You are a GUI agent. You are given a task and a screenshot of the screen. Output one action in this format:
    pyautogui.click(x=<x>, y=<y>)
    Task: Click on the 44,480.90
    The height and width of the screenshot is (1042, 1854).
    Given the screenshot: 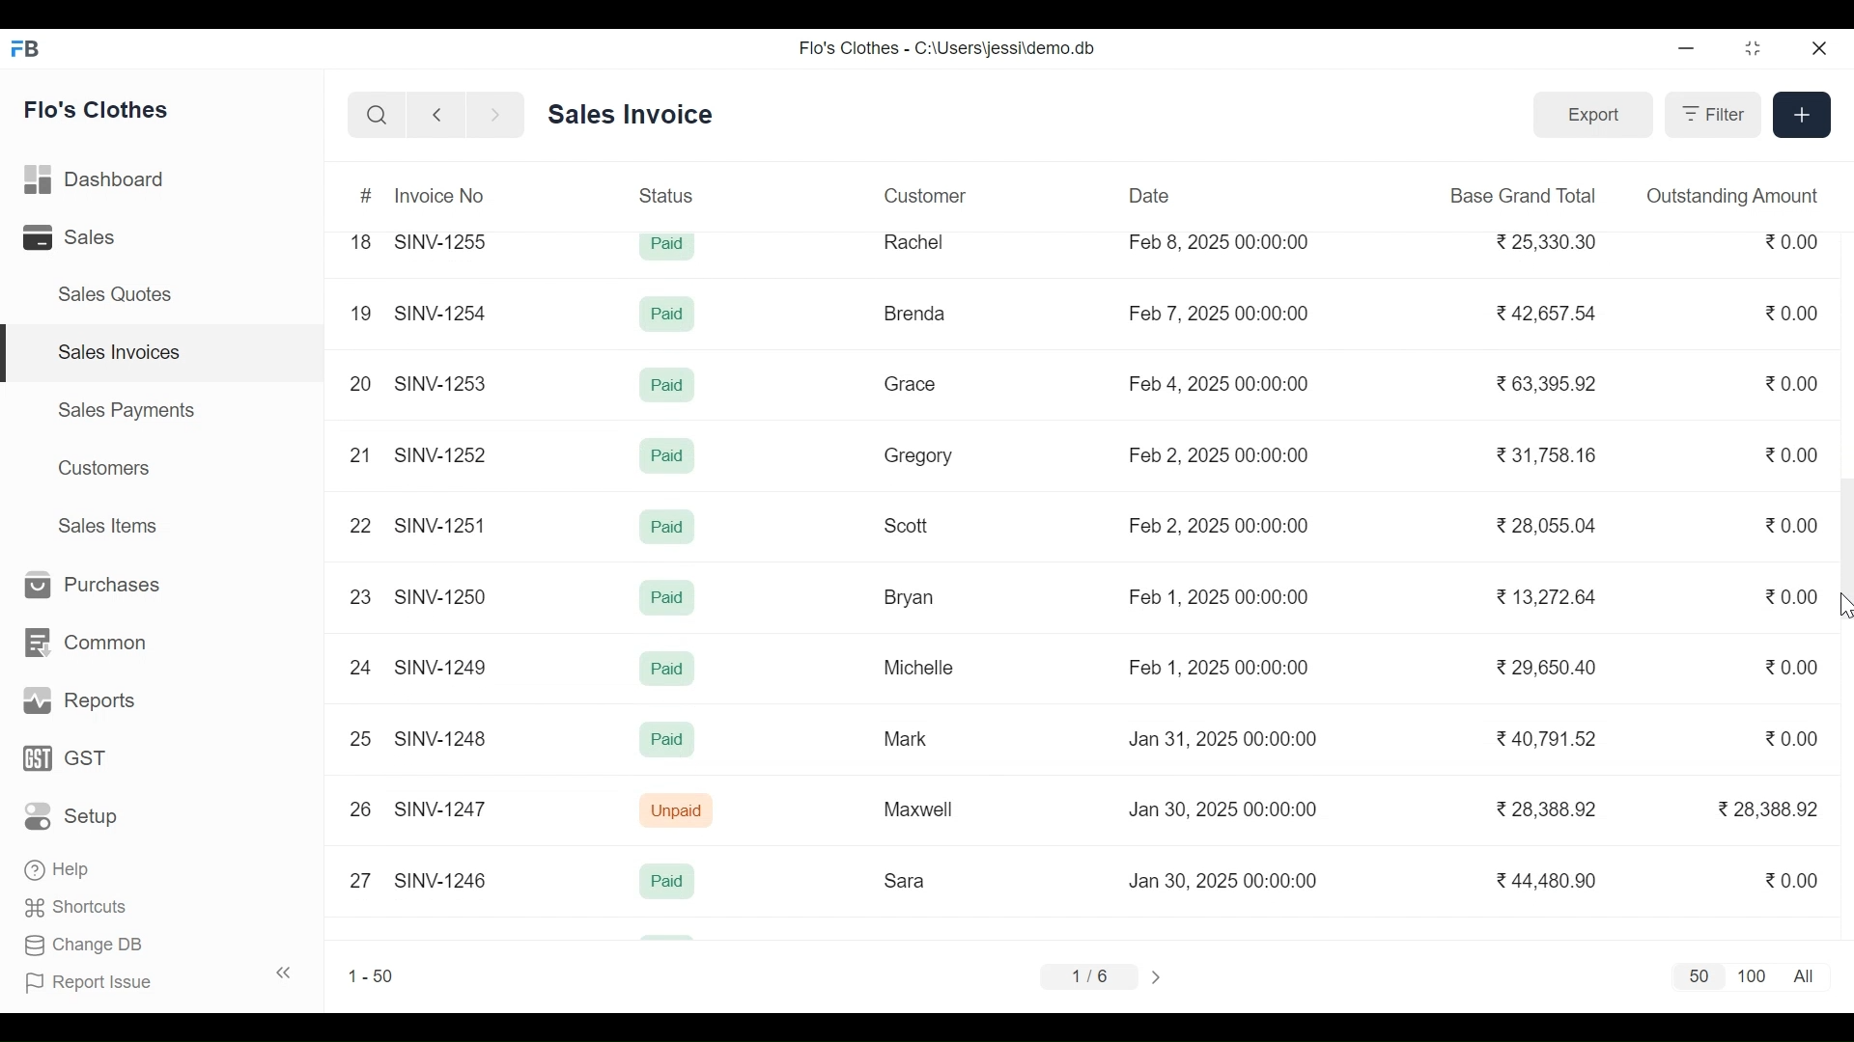 What is the action you would take?
    pyautogui.click(x=1550, y=880)
    